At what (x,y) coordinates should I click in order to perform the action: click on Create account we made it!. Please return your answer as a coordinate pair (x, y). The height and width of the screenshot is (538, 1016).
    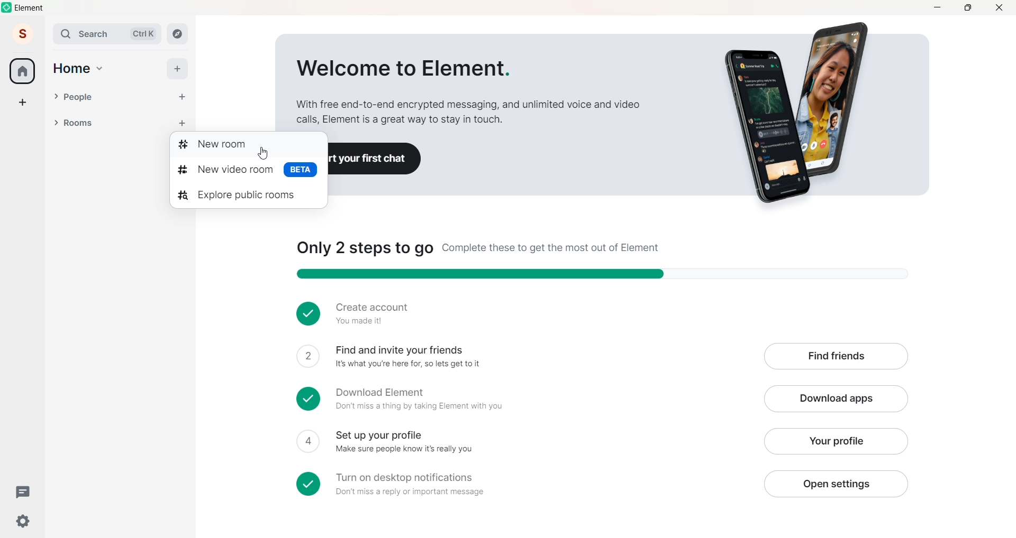
    Looking at the image, I should click on (596, 312).